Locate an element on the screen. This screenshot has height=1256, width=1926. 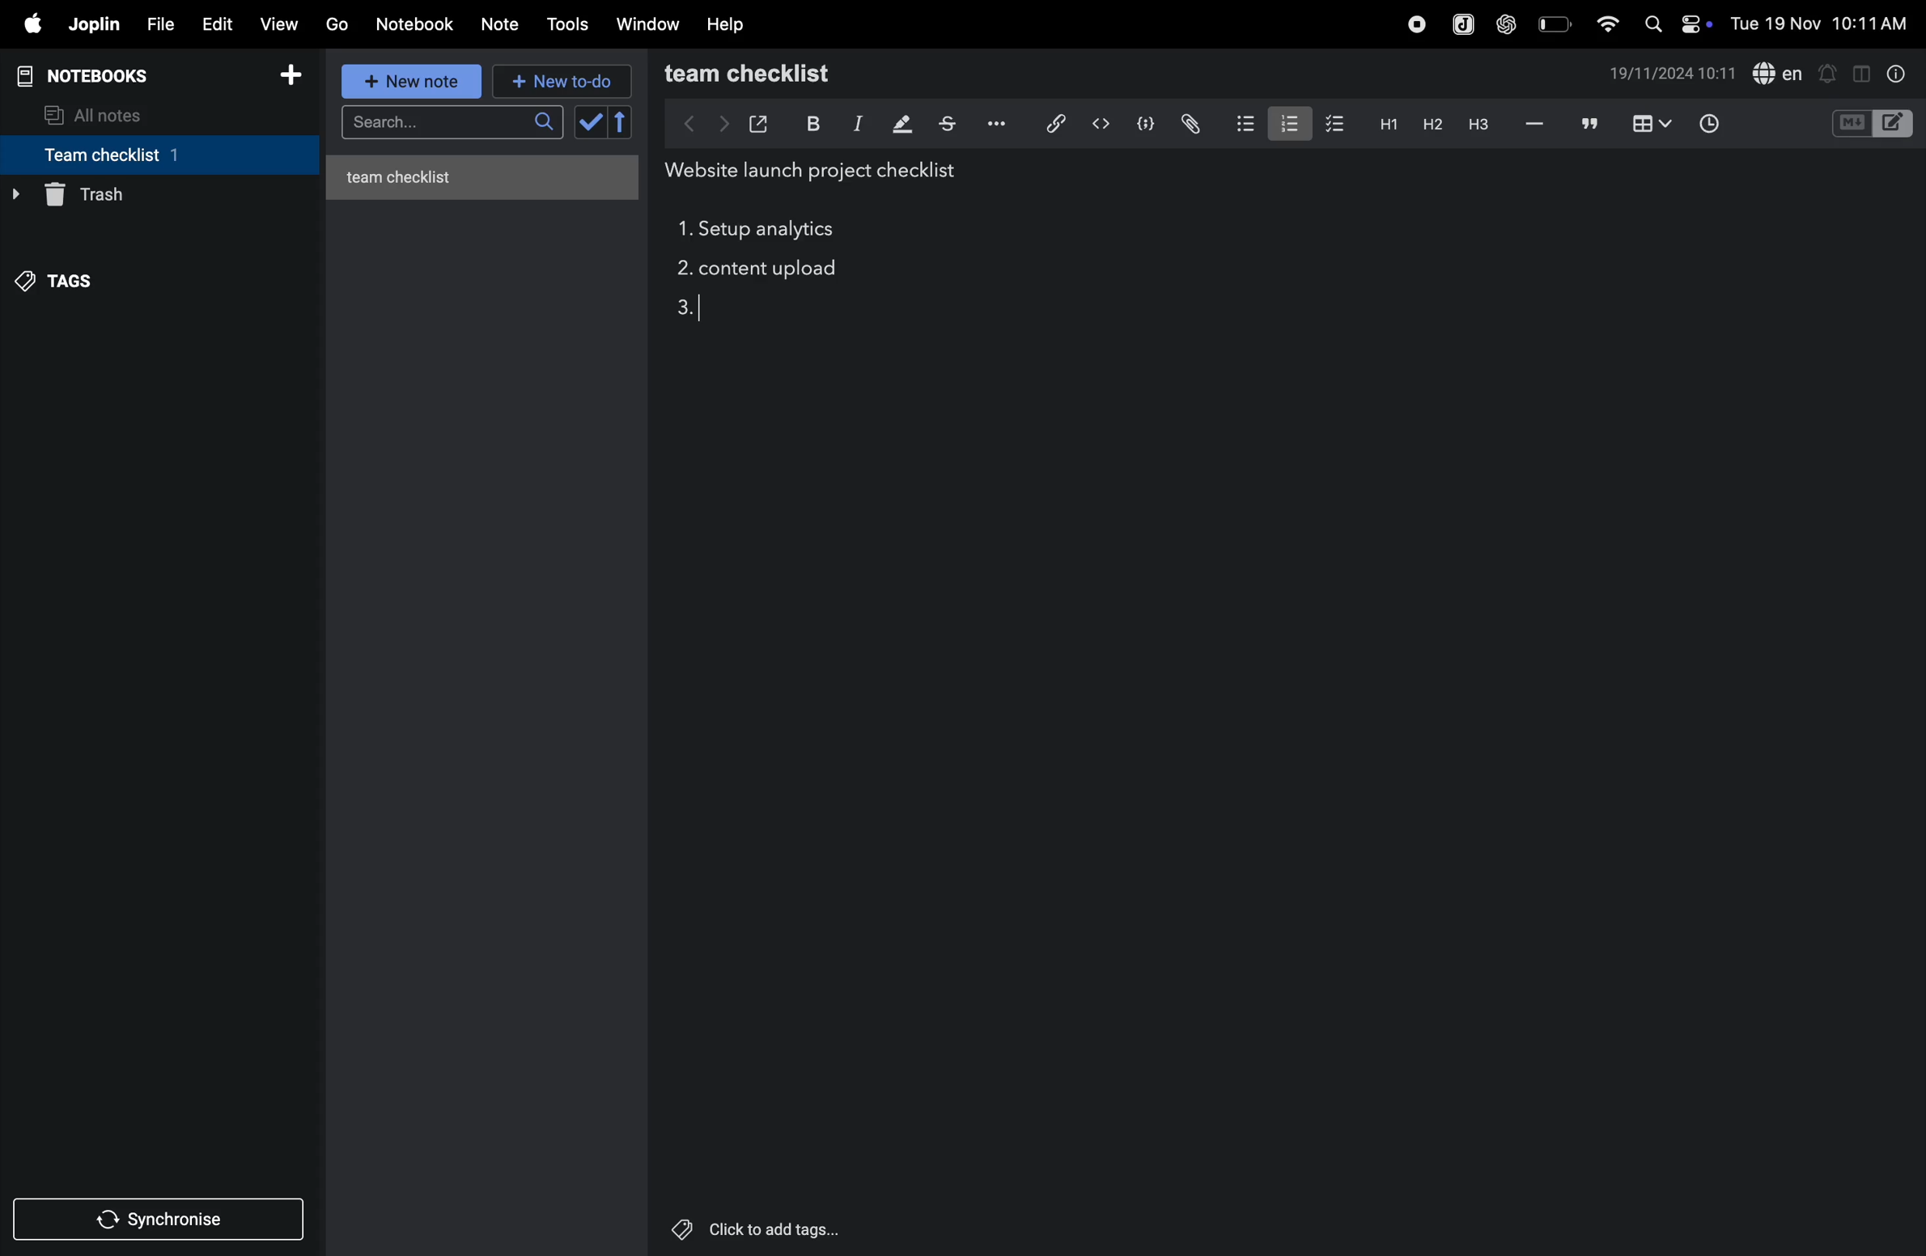
spell check is located at coordinates (1780, 73).